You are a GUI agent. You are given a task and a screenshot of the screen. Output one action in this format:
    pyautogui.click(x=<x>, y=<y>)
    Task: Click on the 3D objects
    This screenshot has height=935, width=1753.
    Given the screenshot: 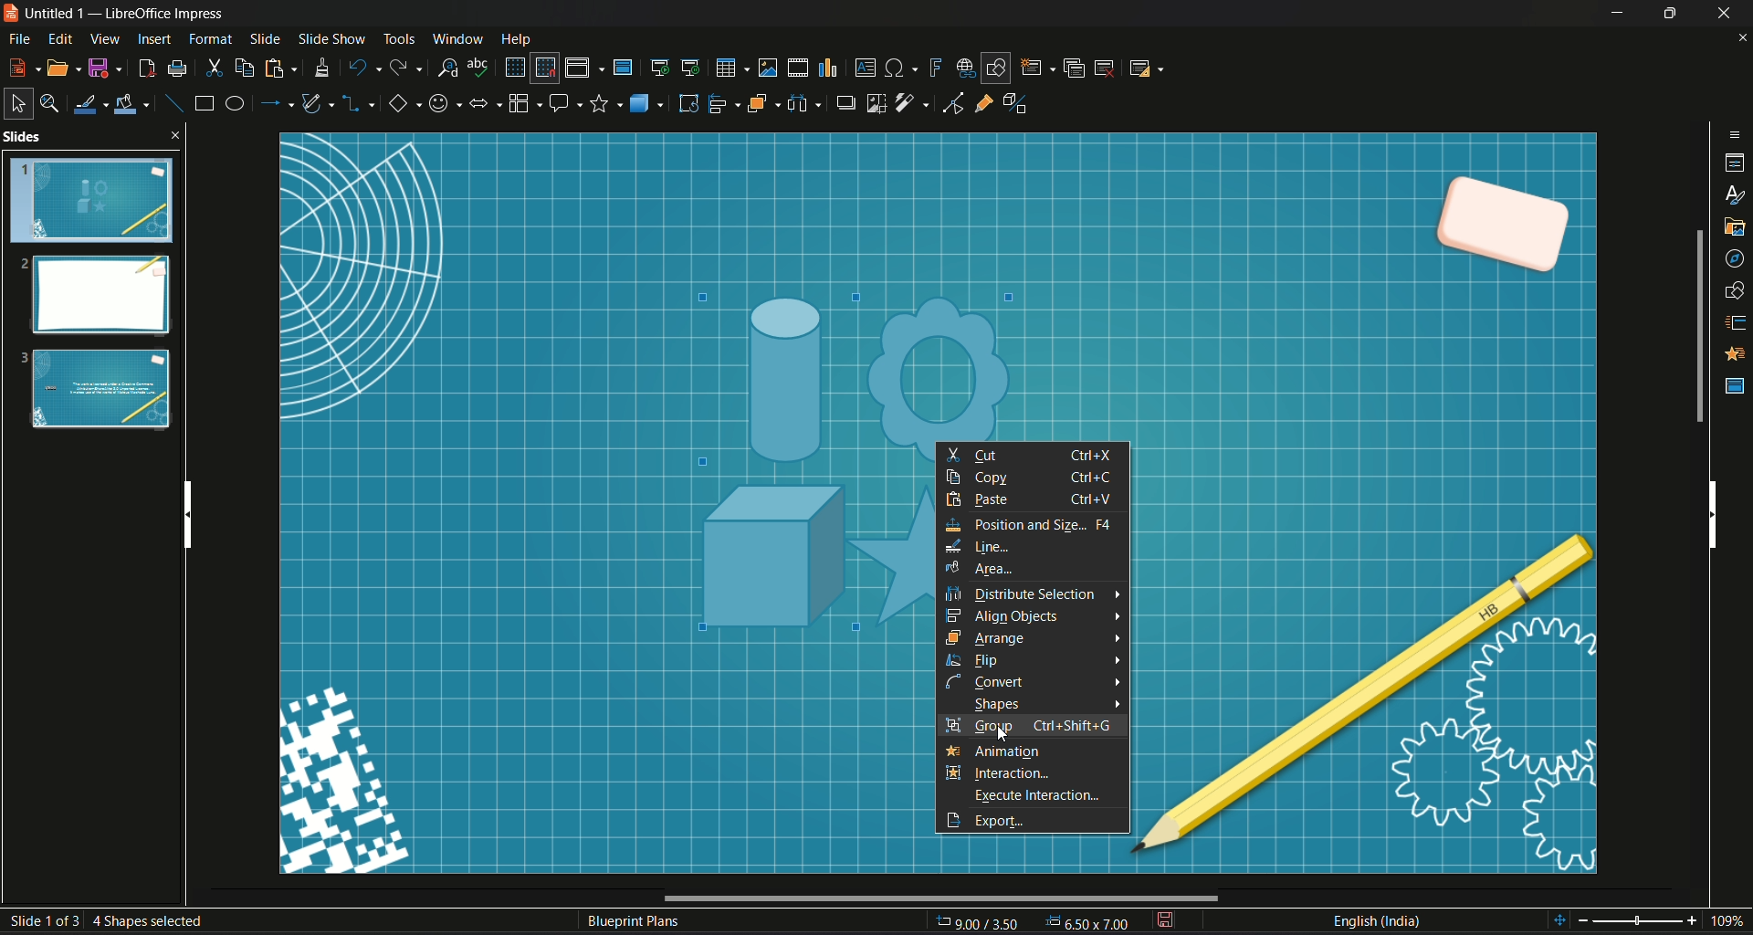 What is the action you would take?
    pyautogui.click(x=648, y=102)
    